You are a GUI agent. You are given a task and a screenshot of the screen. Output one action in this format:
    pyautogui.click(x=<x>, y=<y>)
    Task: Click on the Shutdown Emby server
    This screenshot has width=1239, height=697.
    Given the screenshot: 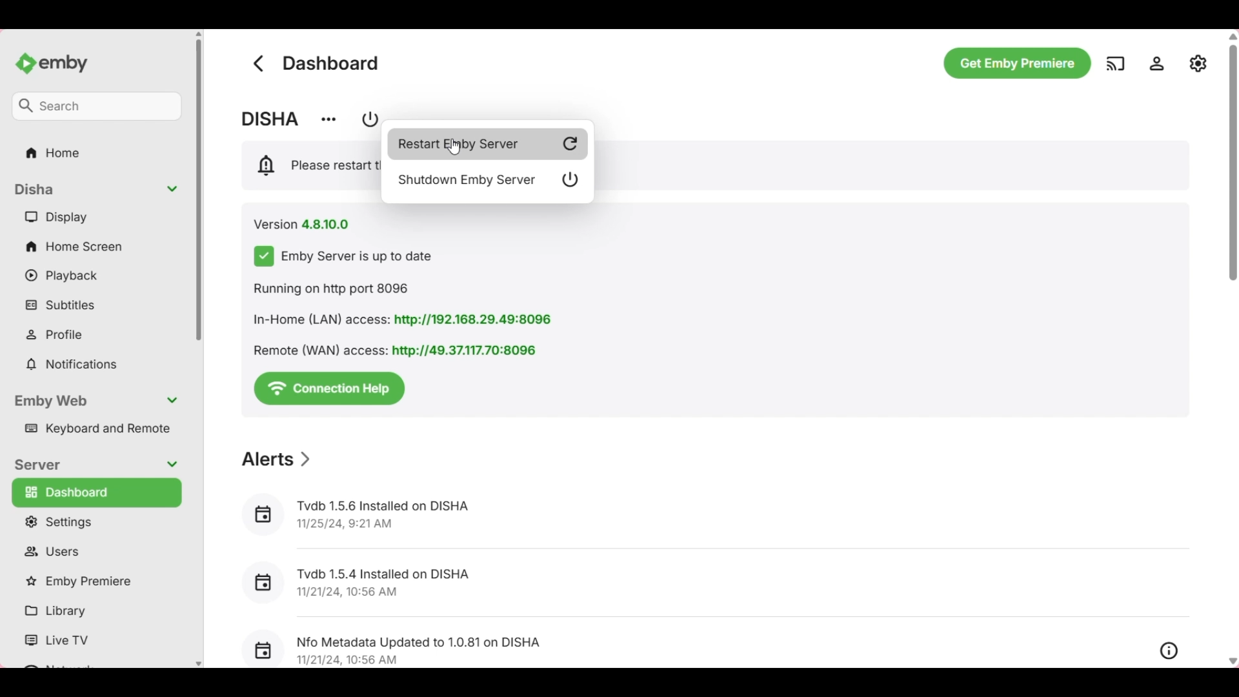 What is the action you would take?
    pyautogui.click(x=488, y=180)
    